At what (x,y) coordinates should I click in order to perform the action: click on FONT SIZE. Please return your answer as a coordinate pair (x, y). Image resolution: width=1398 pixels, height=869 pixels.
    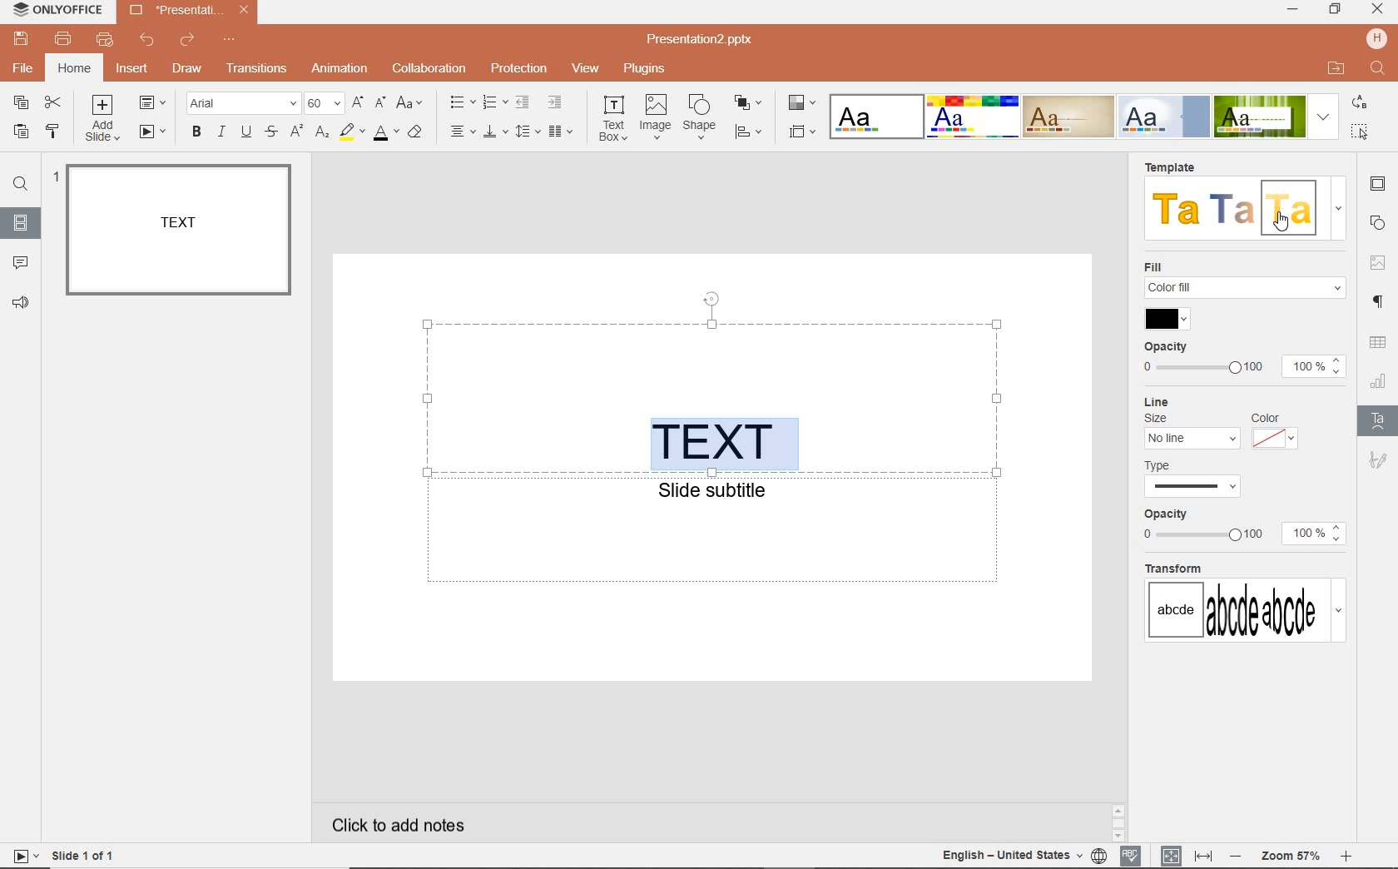
    Looking at the image, I should click on (325, 104).